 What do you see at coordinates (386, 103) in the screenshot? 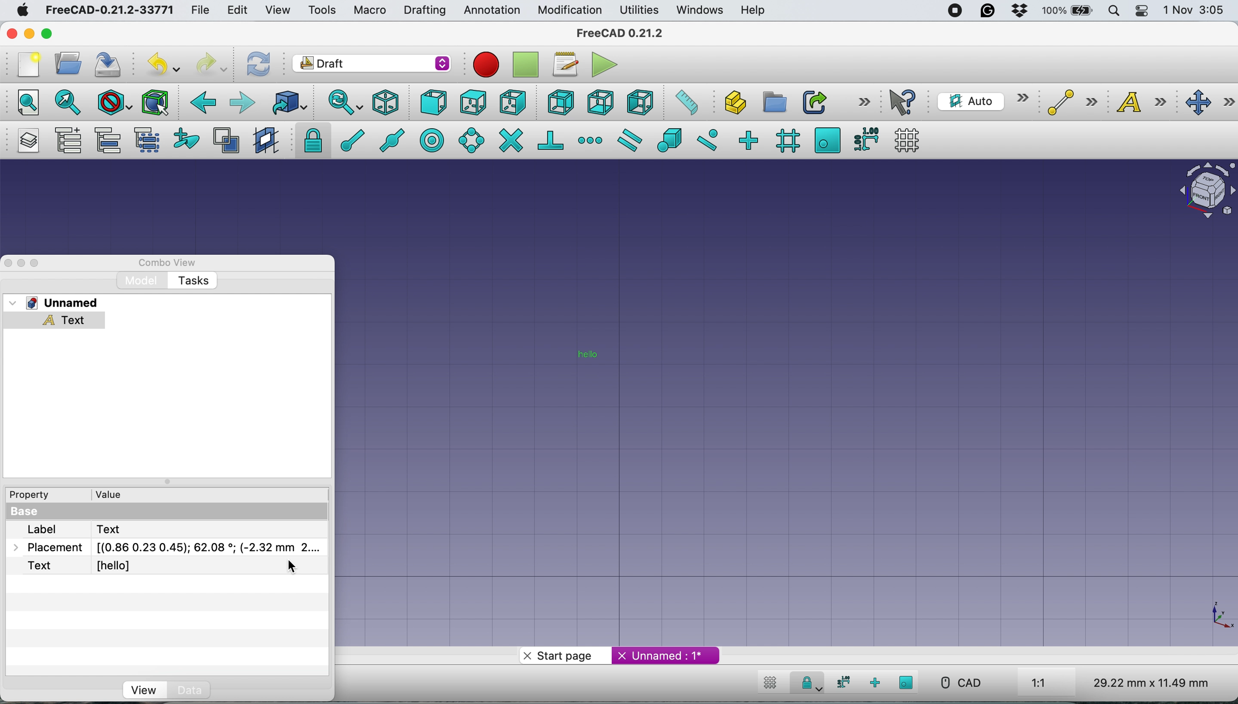
I see `isometric` at bounding box center [386, 103].